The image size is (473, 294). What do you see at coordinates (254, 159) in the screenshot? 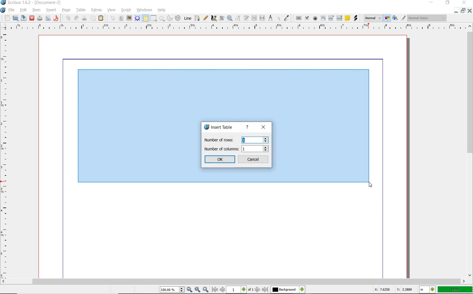
I see `cancel` at bounding box center [254, 159].